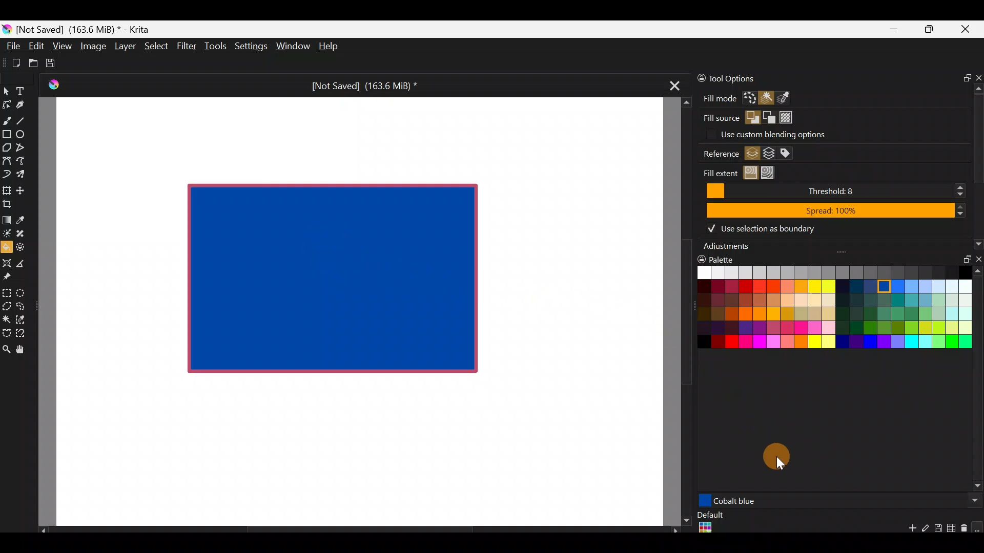 The height and width of the screenshot is (553, 984). Describe the element at coordinates (978, 527) in the screenshot. I see `Lock the current palette` at that location.